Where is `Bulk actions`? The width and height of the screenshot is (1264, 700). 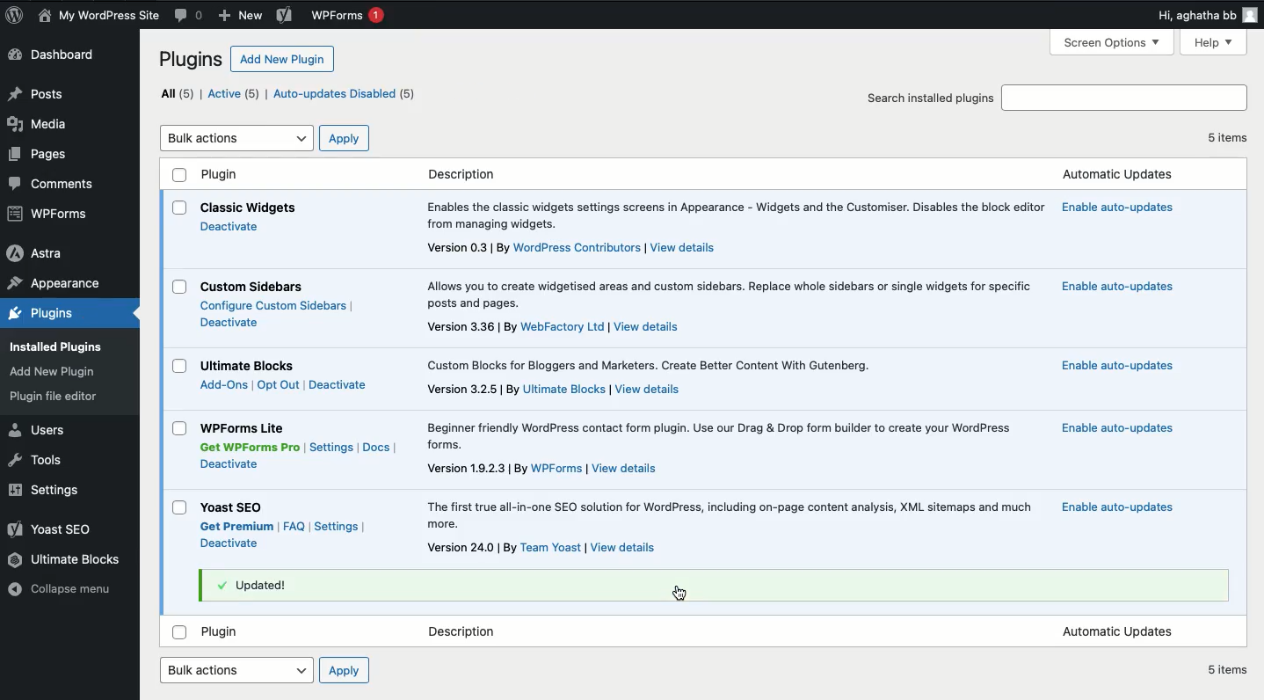
Bulk actions is located at coordinates (238, 670).